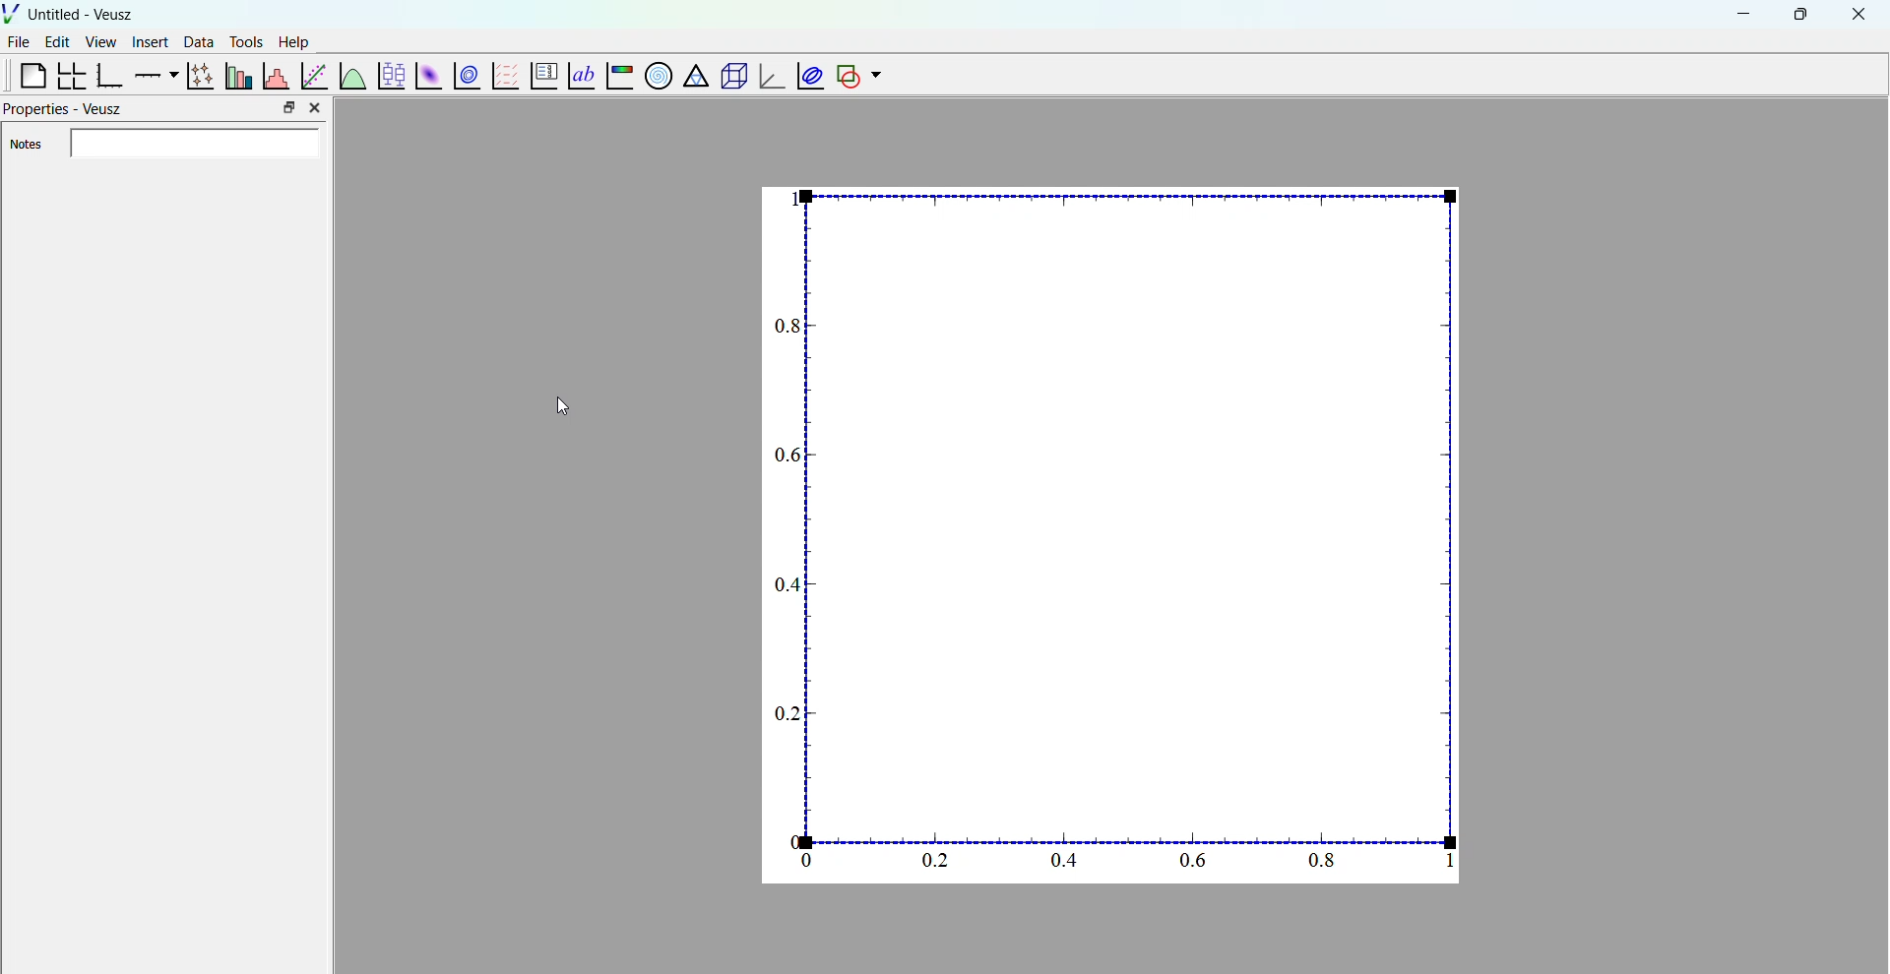 The height and width of the screenshot is (974, 1890). I want to click on view, so click(100, 44).